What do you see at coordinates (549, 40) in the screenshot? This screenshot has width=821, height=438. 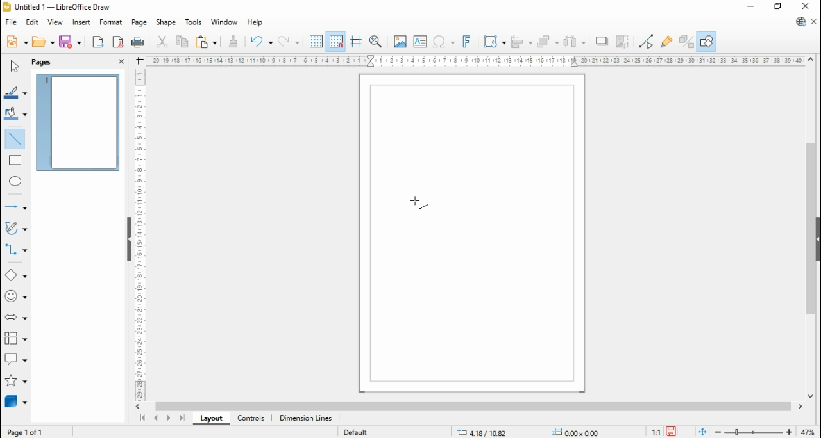 I see `arrange` at bounding box center [549, 40].